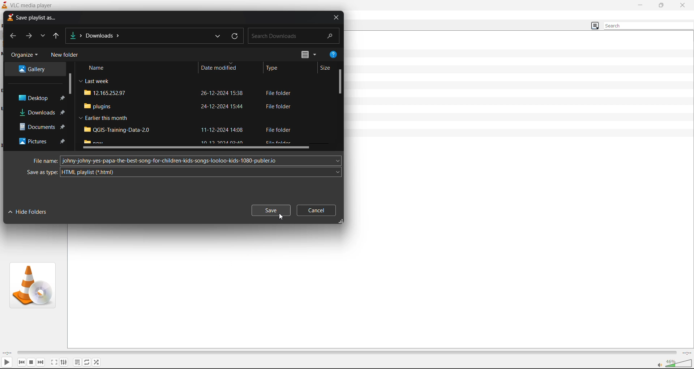 The height and width of the screenshot is (369, 694). I want to click on vertical scroll bar, so click(340, 81).